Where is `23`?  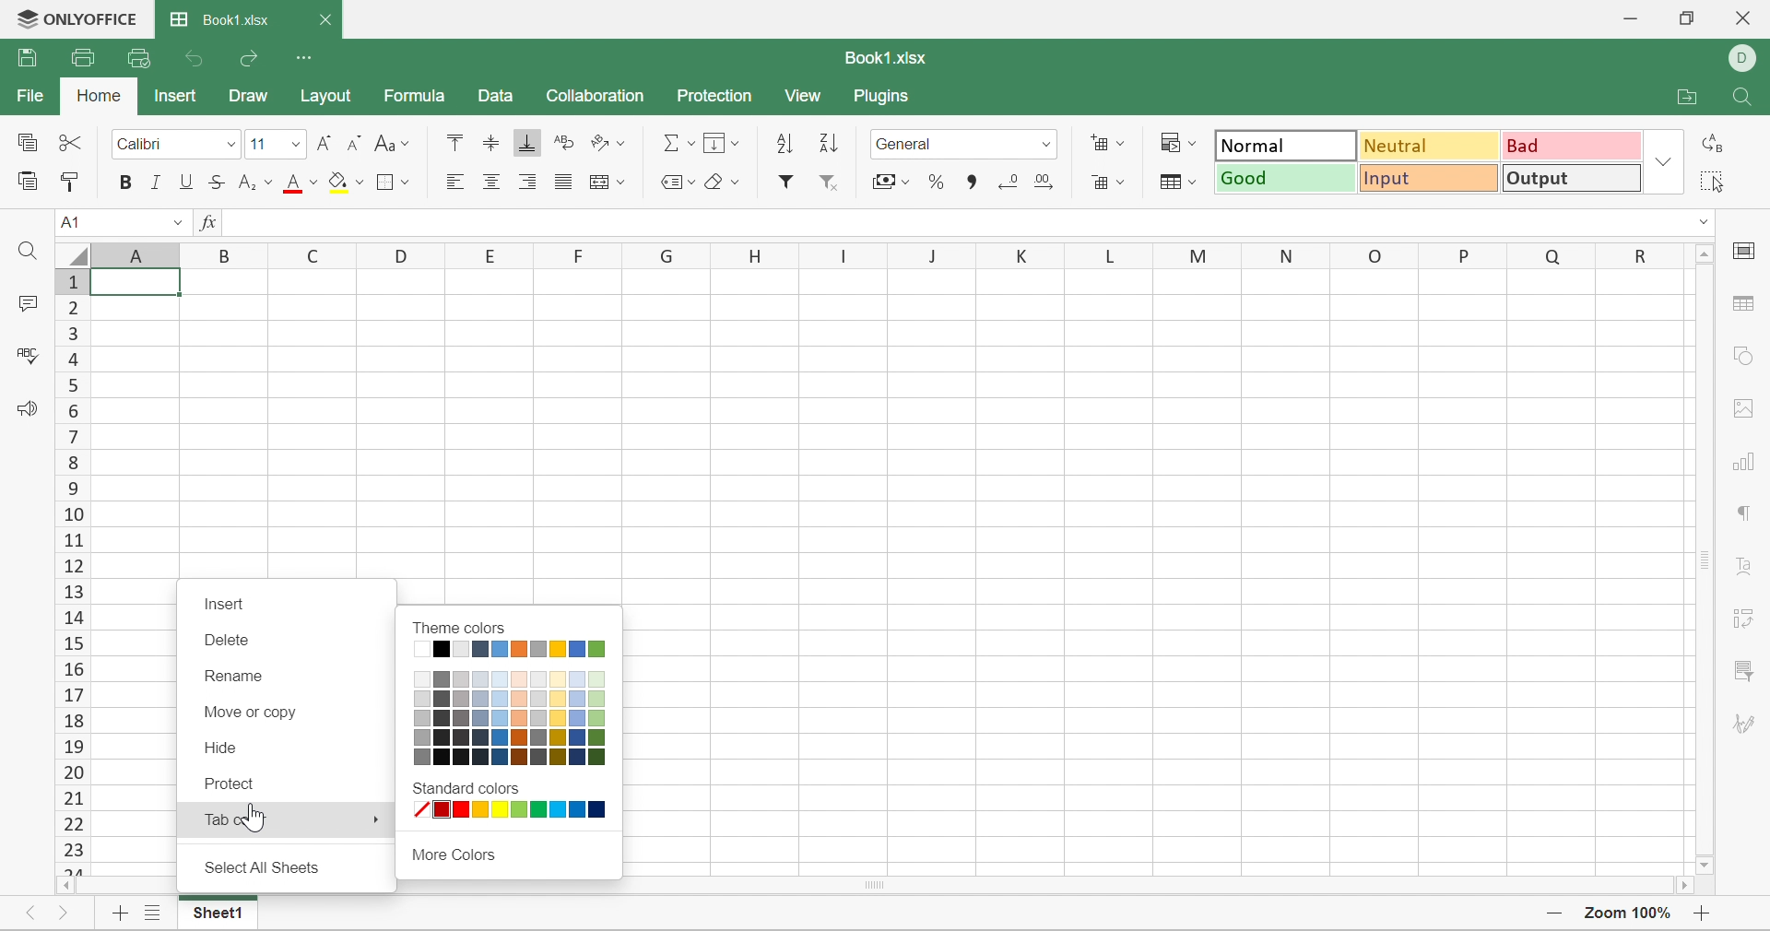
23 is located at coordinates (79, 853).